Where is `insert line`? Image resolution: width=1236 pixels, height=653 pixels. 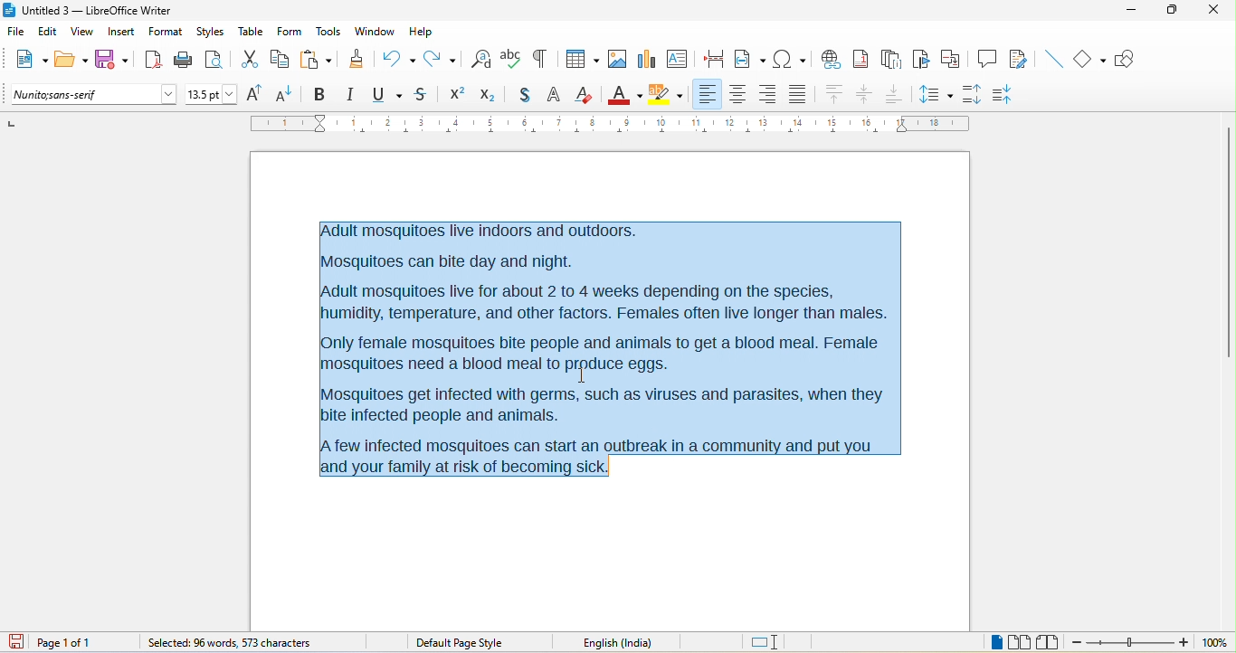 insert line is located at coordinates (1052, 58).